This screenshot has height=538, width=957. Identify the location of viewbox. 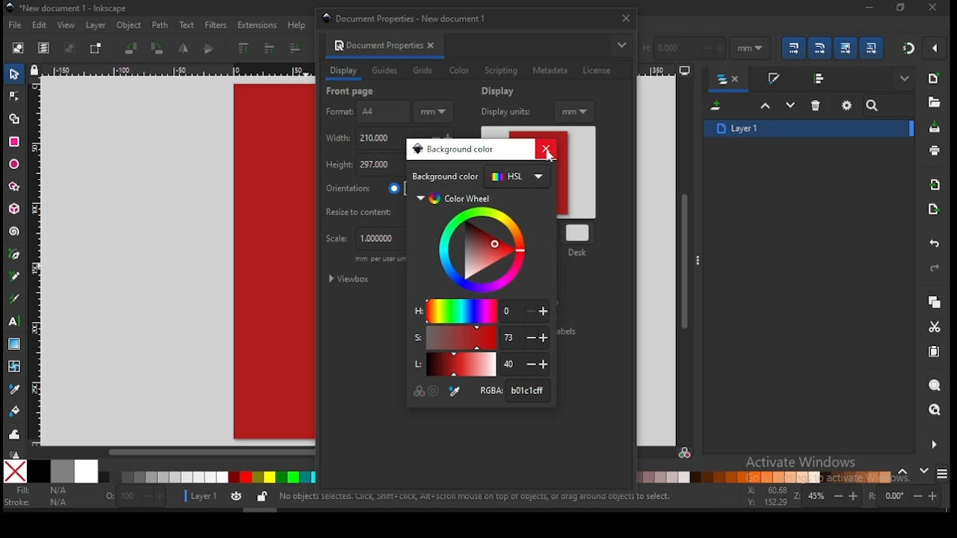
(351, 279).